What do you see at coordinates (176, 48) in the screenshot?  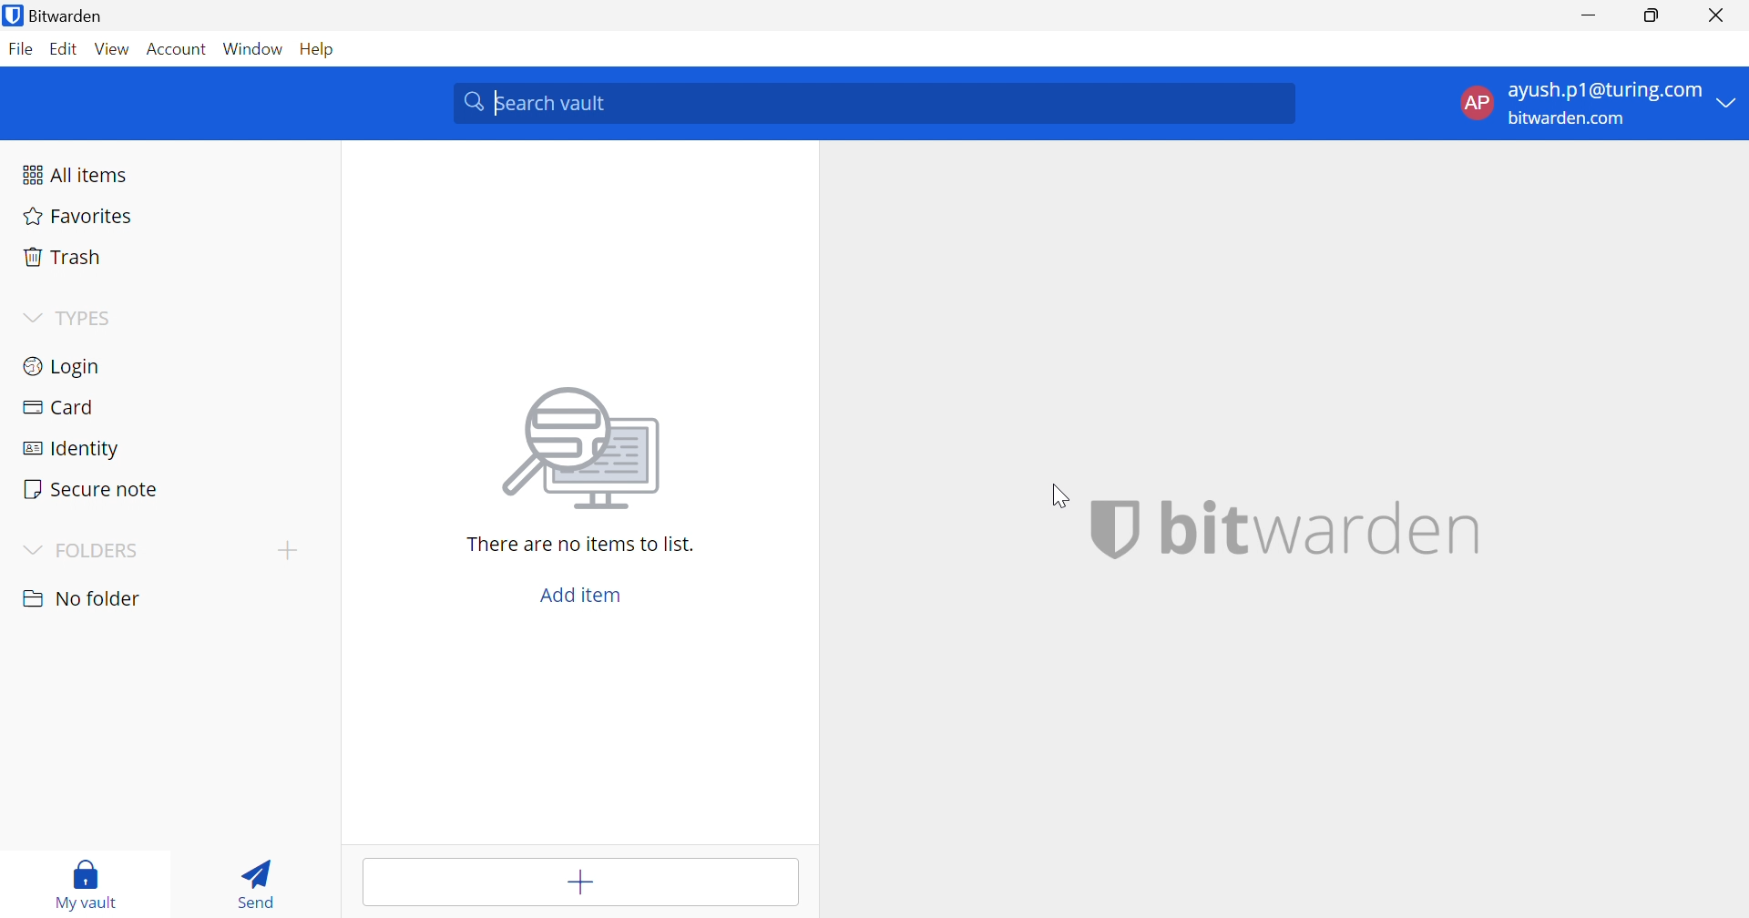 I see `Account` at bounding box center [176, 48].